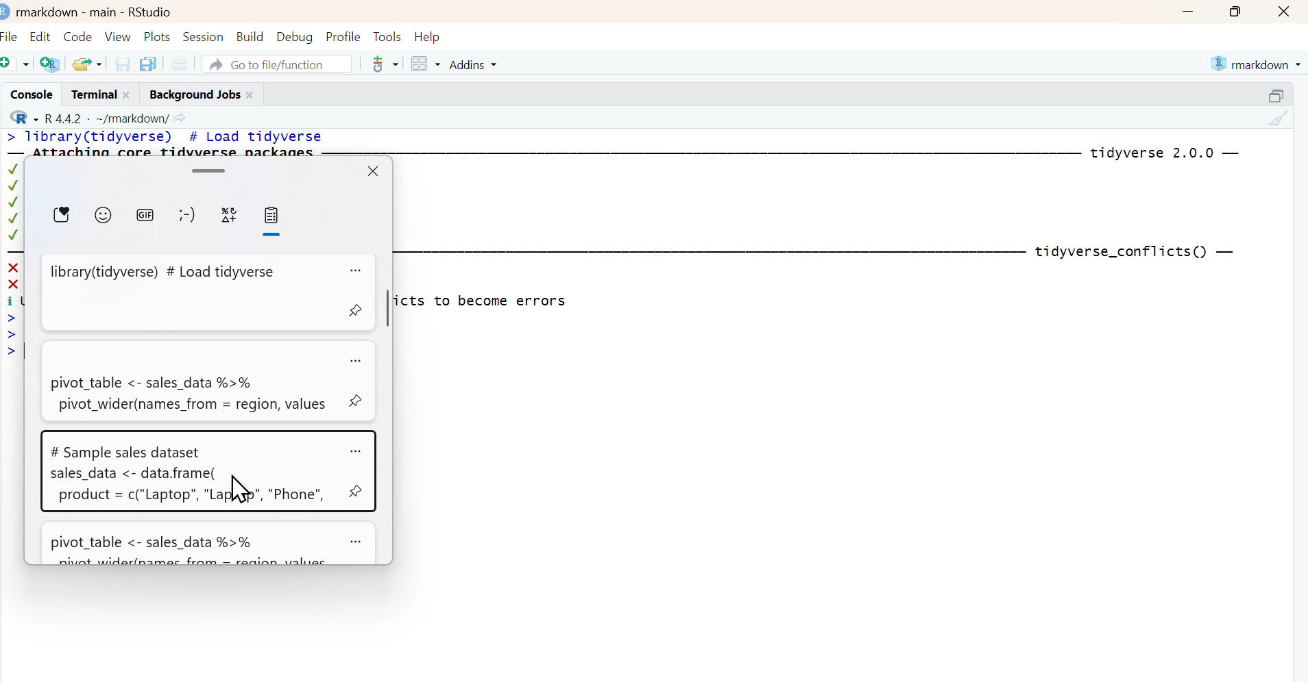 The width and height of the screenshot is (1308, 682). Describe the element at coordinates (1280, 93) in the screenshot. I see `resize` at that location.